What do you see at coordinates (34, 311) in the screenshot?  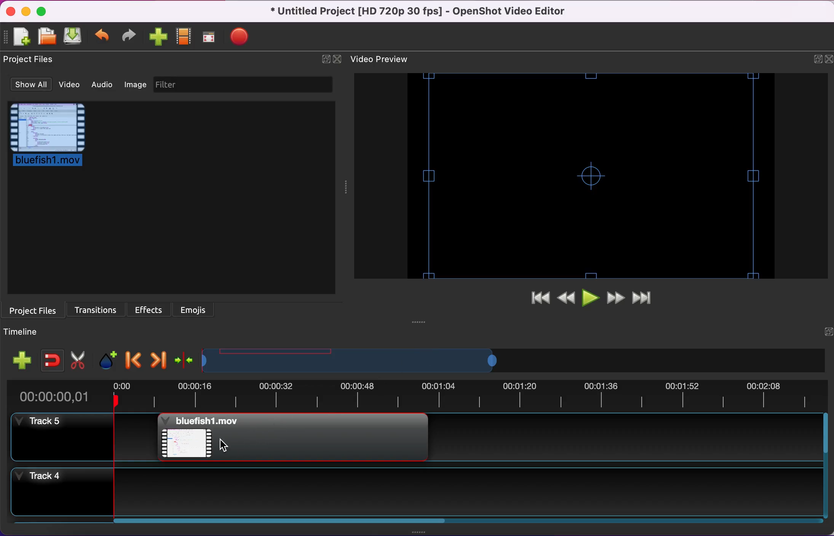 I see `project files` at bounding box center [34, 311].